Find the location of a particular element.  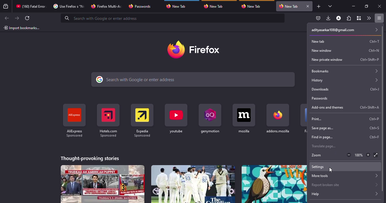

stories is located at coordinates (90, 157).